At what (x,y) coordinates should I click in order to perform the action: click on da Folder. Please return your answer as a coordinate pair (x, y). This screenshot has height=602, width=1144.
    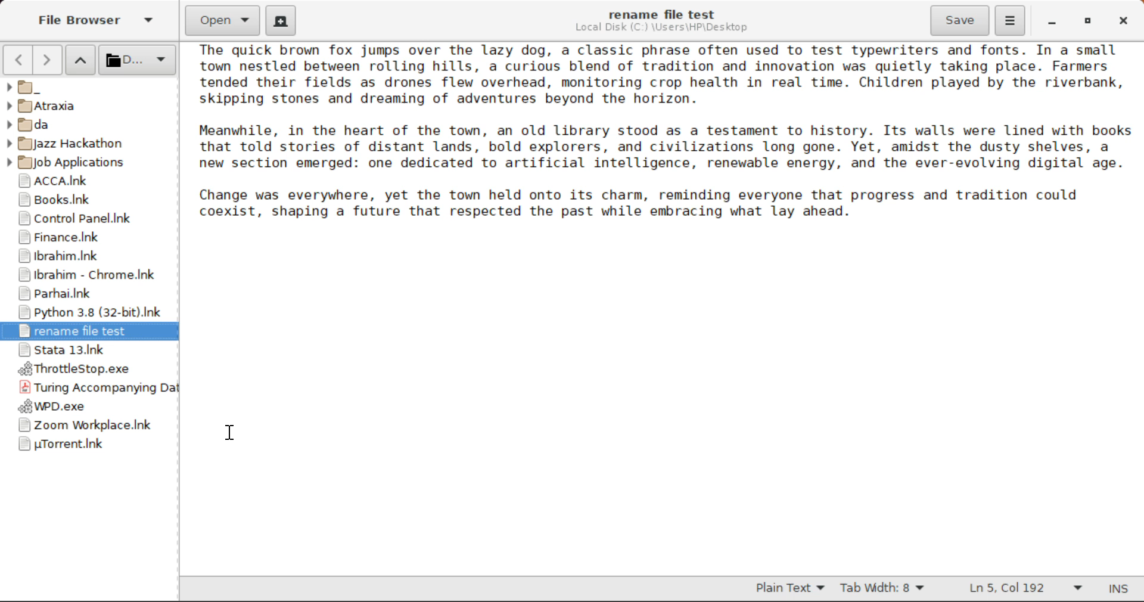
    Looking at the image, I should click on (90, 123).